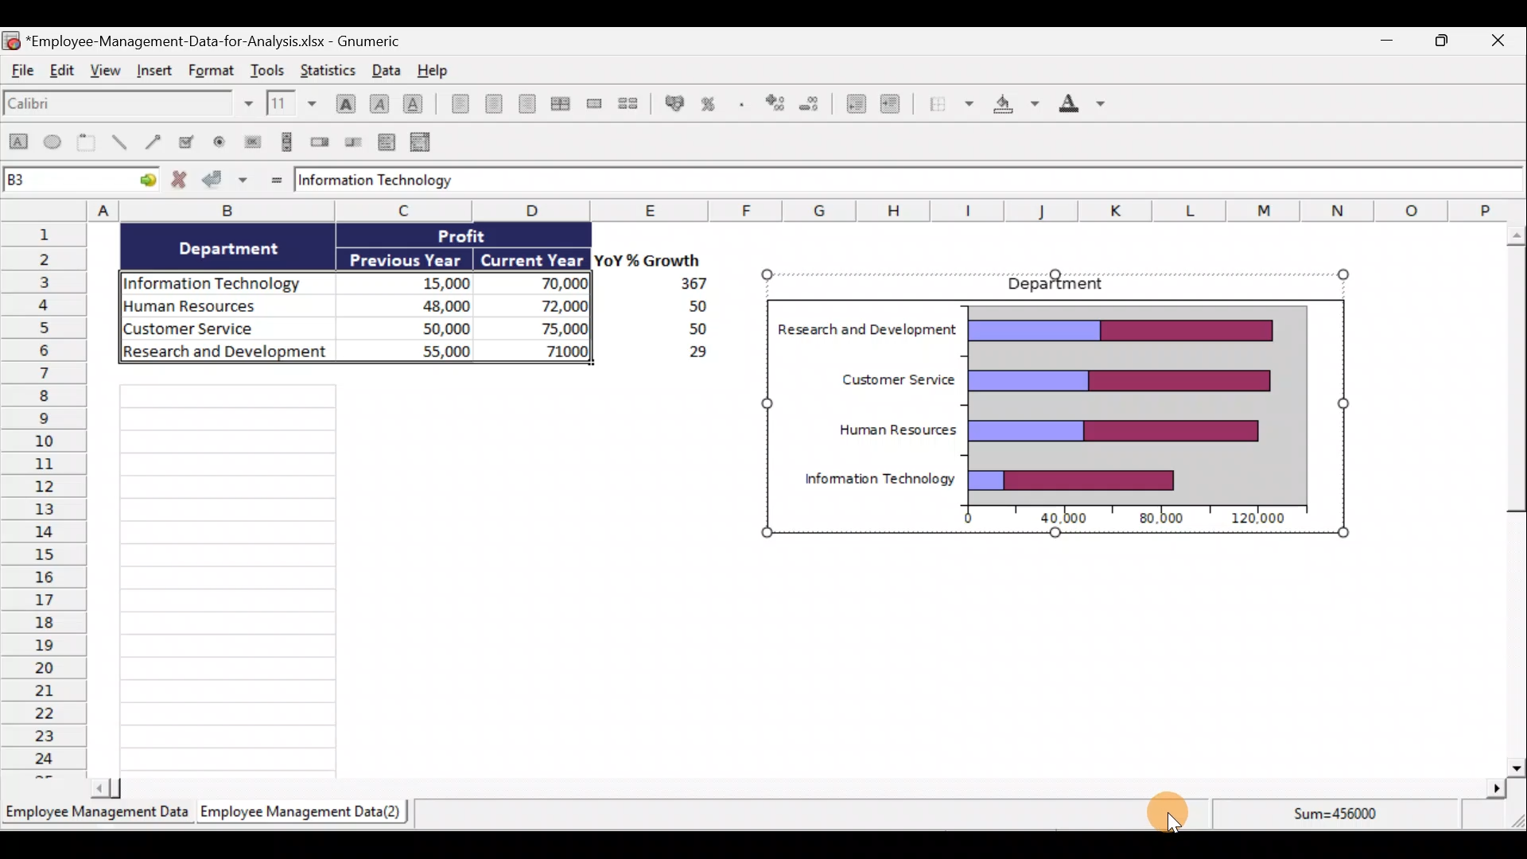 The width and height of the screenshot is (1527, 859). I want to click on Increase indent, align contents to the left, so click(896, 106).